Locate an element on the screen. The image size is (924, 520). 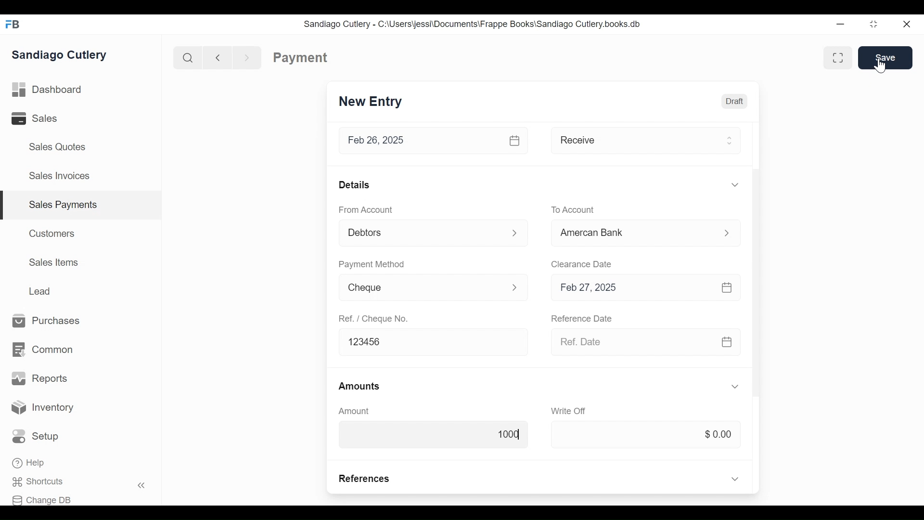
New Entry is located at coordinates (371, 102).